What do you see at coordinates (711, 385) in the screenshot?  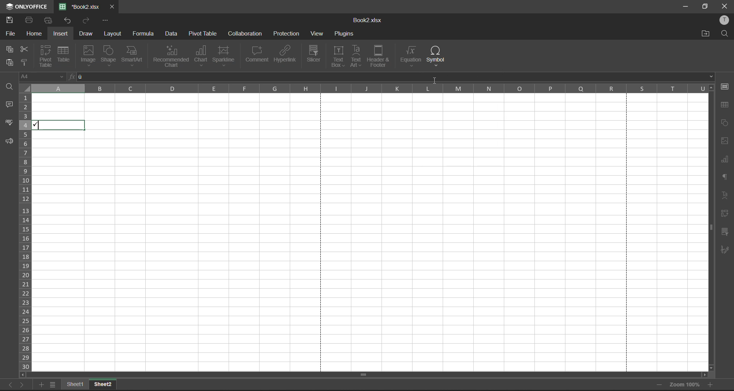 I see `zoom in` at bounding box center [711, 385].